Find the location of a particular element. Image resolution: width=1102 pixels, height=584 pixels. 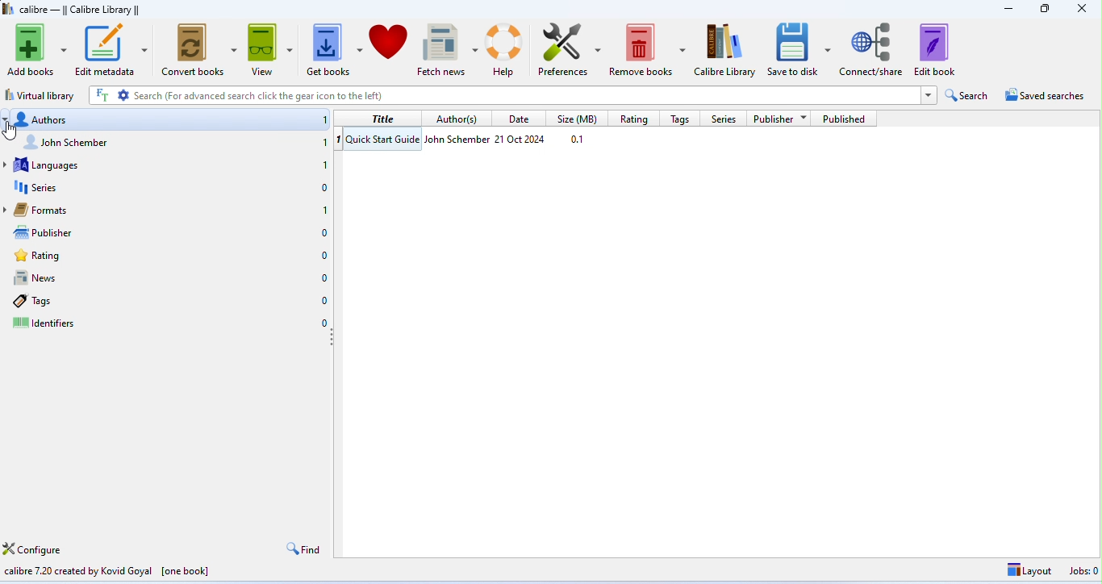

close is located at coordinates (1083, 10).